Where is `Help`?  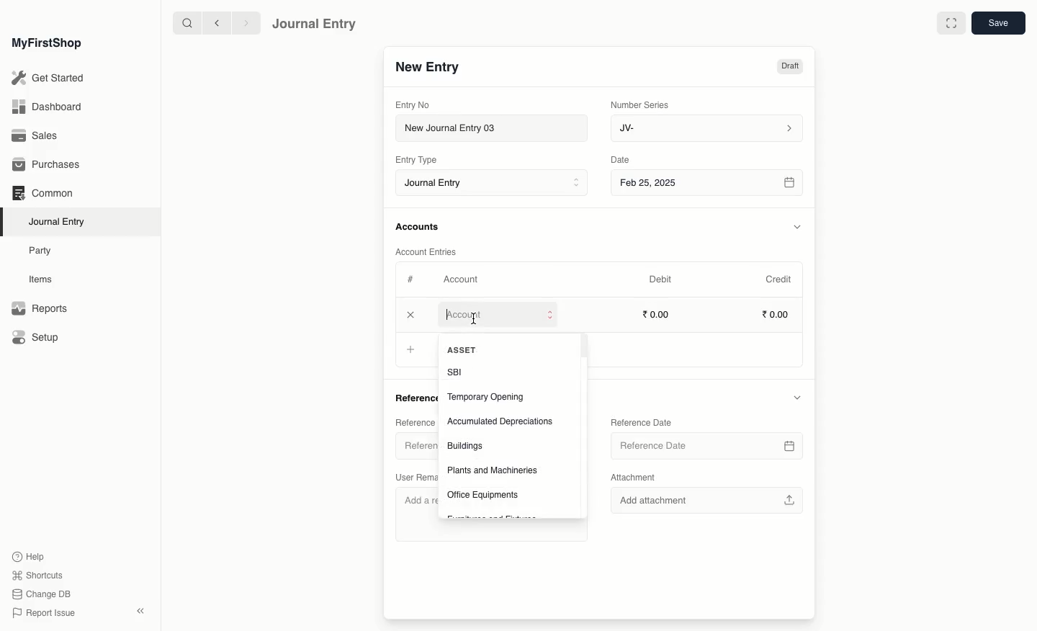
Help is located at coordinates (27, 555).